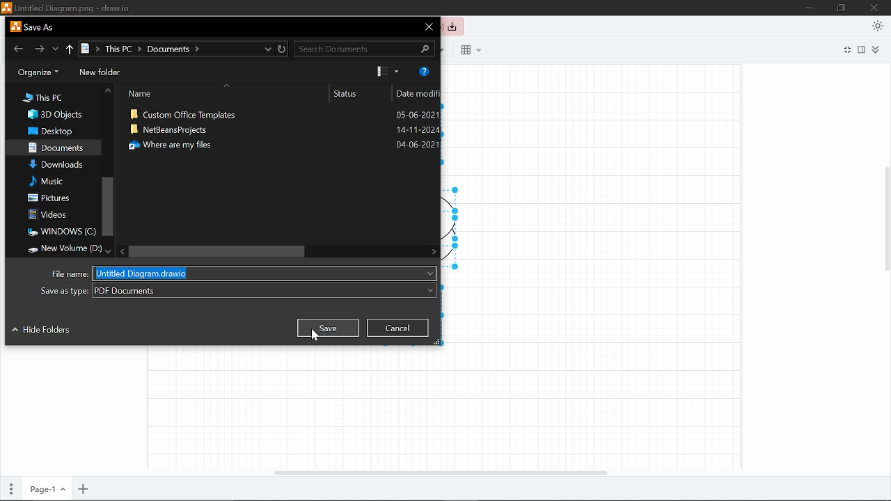  What do you see at coordinates (34, 28) in the screenshot?
I see `Save as window` at bounding box center [34, 28].